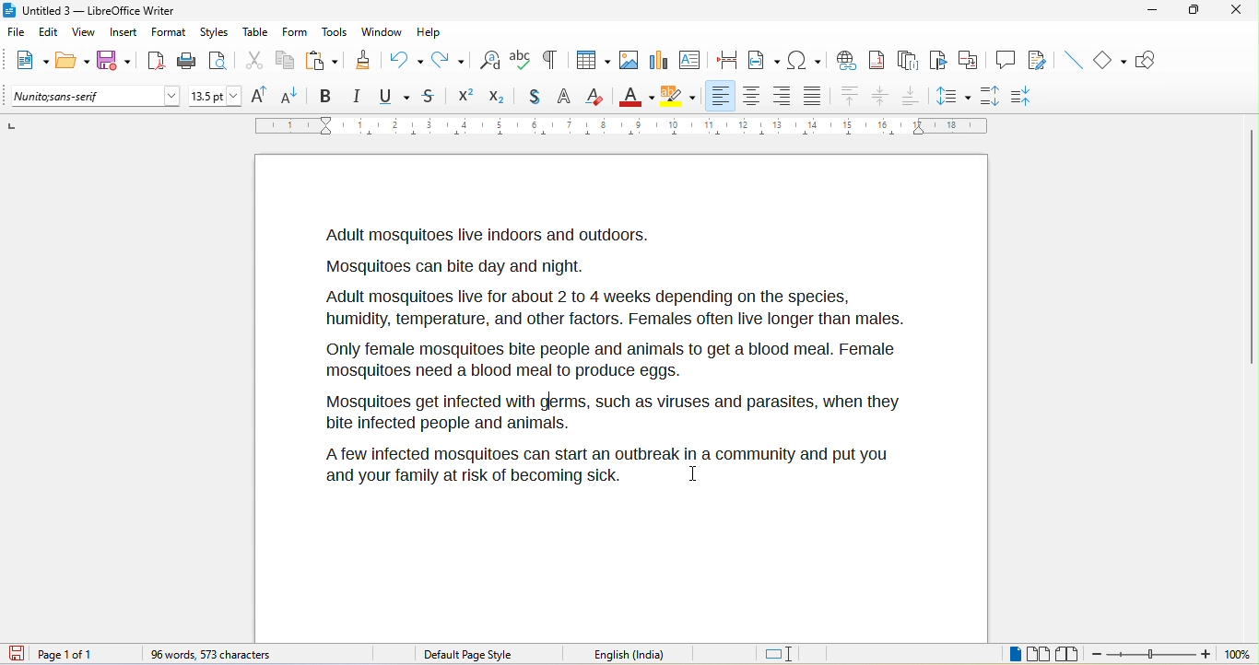 The width and height of the screenshot is (1259, 665). I want to click on file, so click(17, 33).